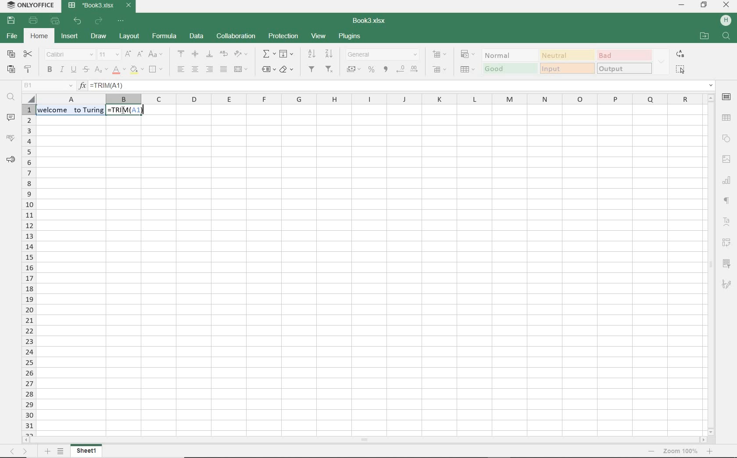 This screenshot has height=458, width=737. Describe the element at coordinates (29, 269) in the screenshot. I see `rows` at that location.